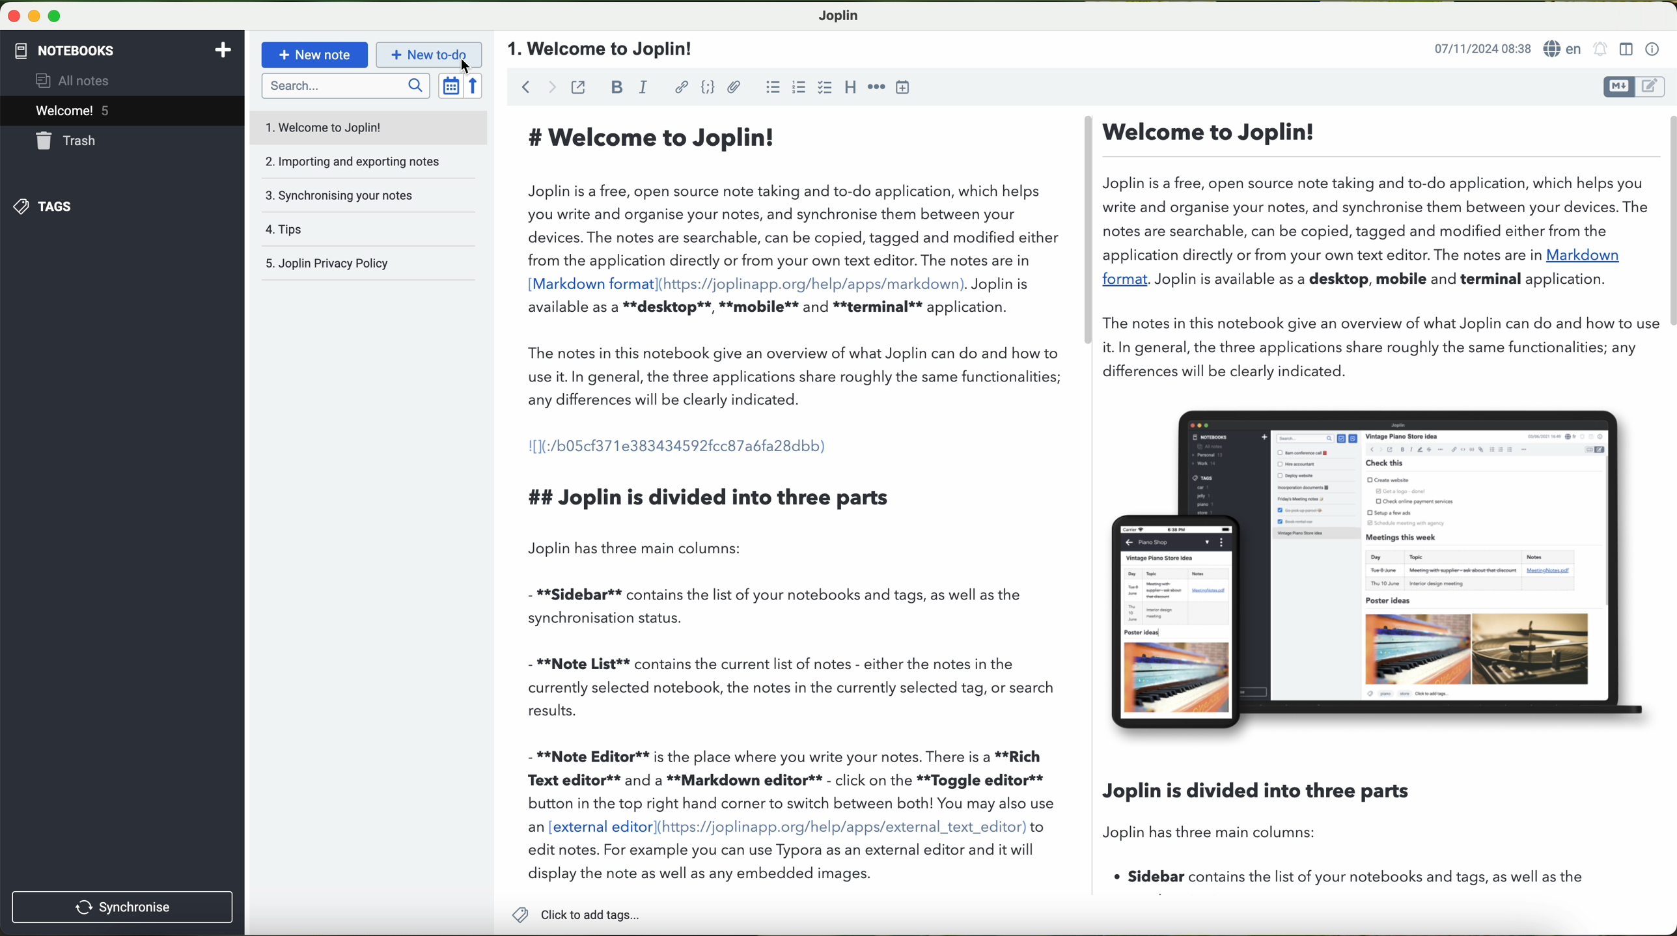  Describe the element at coordinates (33, 17) in the screenshot. I see `screen buttons` at that location.